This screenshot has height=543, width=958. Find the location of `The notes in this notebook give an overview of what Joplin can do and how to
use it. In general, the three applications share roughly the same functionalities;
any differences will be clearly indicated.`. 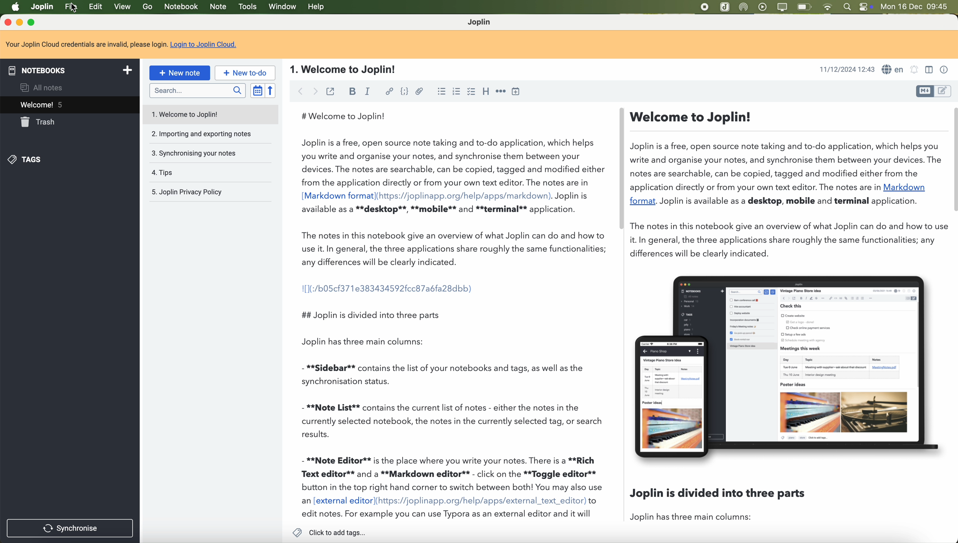

The notes in this notebook give an overview of what Joplin can do and how to
use it. In general, the three applications share roughly the same functionalities;
any differences will be clearly indicated. is located at coordinates (455, 249).